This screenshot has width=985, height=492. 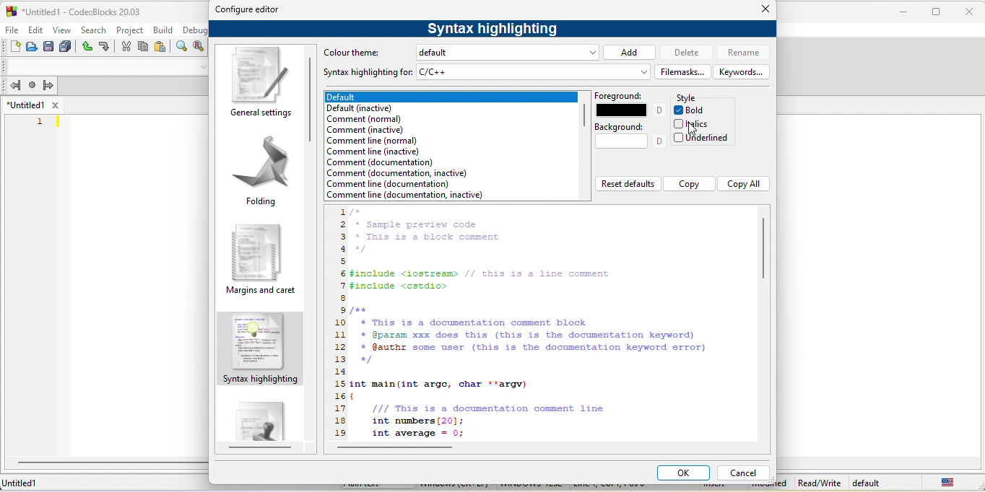 What do you see at coordinates (163, 30) in the screenshot?
I see `build` at bounding box center [163, 30].